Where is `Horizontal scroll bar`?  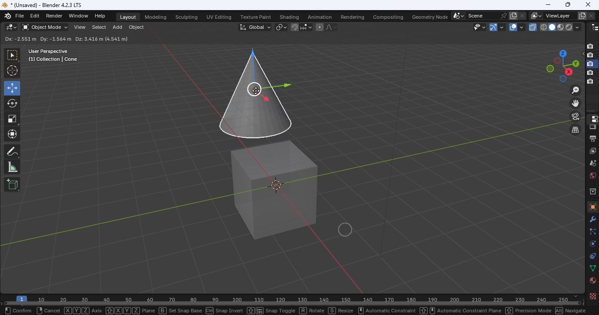 Horizontal scroll bar is located at coordinates (293, 304).